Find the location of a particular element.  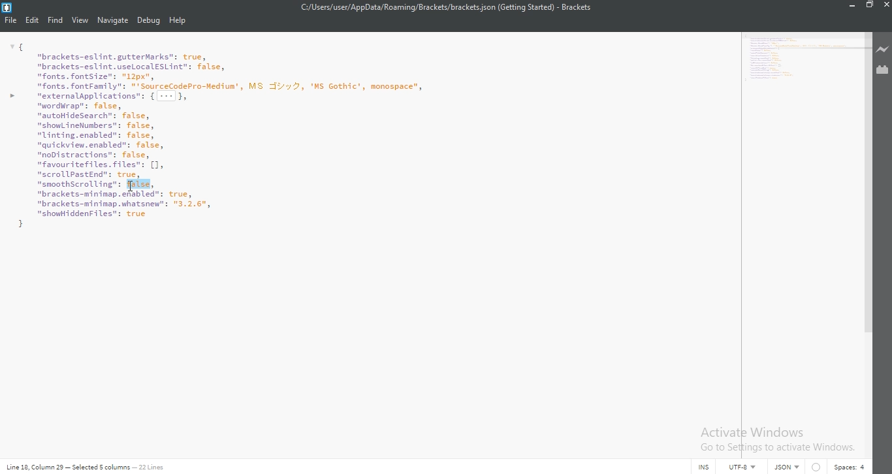

Edit is located at coordinates (32, 21).